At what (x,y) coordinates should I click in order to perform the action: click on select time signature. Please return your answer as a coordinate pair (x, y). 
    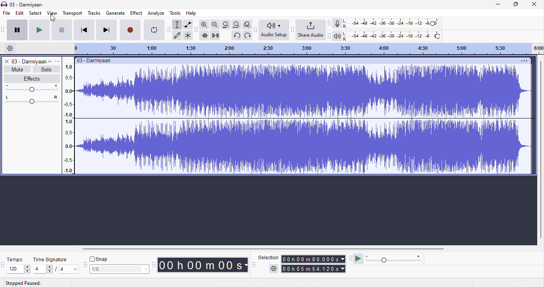
    Looking at the image, I should click on (56, 270).